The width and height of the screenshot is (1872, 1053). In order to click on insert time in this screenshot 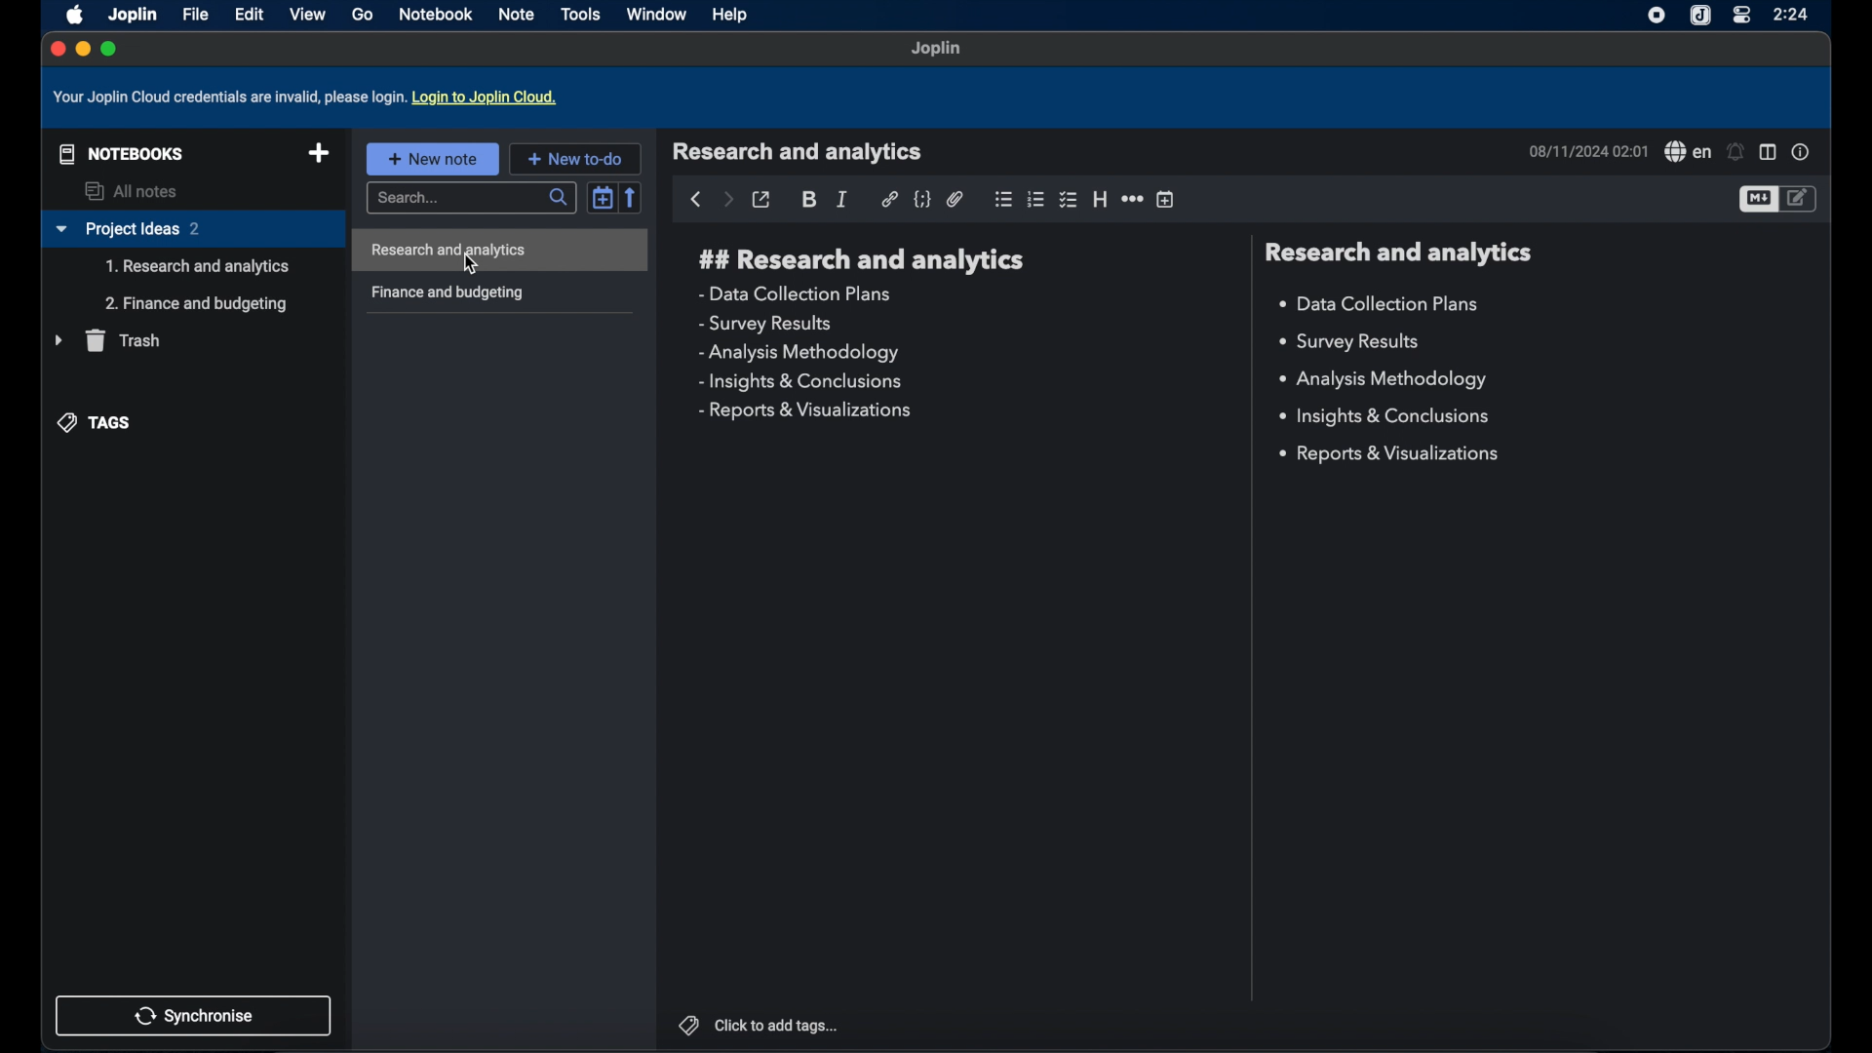, I will do `click(1167, 200)`.